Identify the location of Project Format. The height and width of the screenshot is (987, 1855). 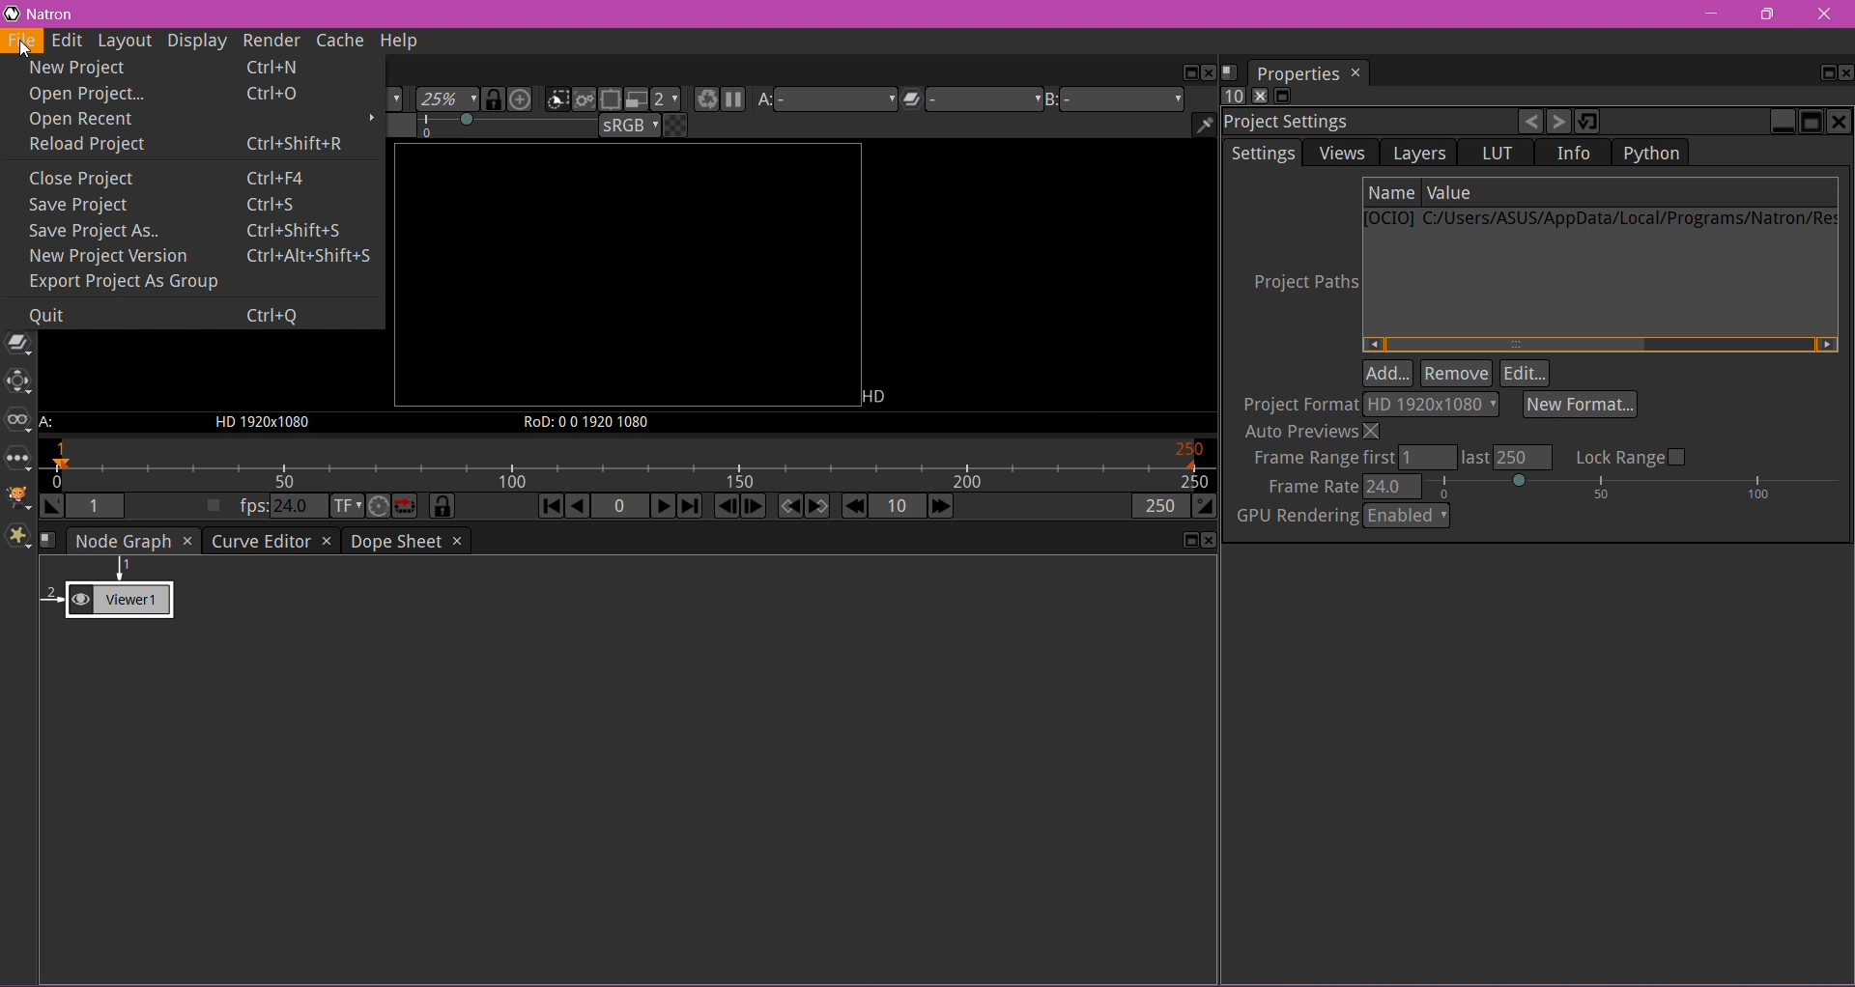
(1301, 406).